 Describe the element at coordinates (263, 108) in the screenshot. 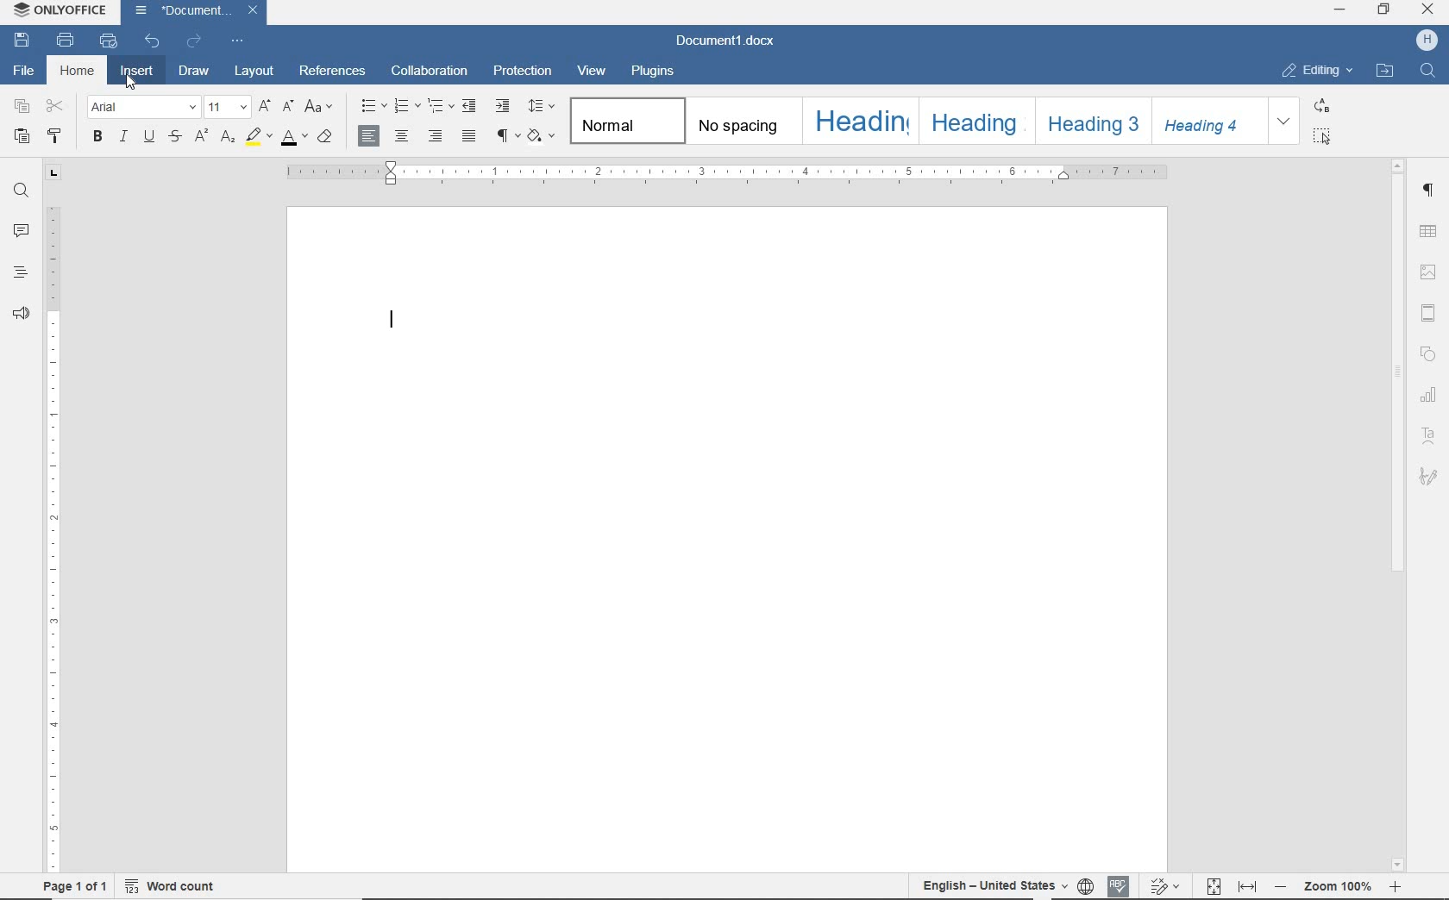

I see `increment font size` at that location.